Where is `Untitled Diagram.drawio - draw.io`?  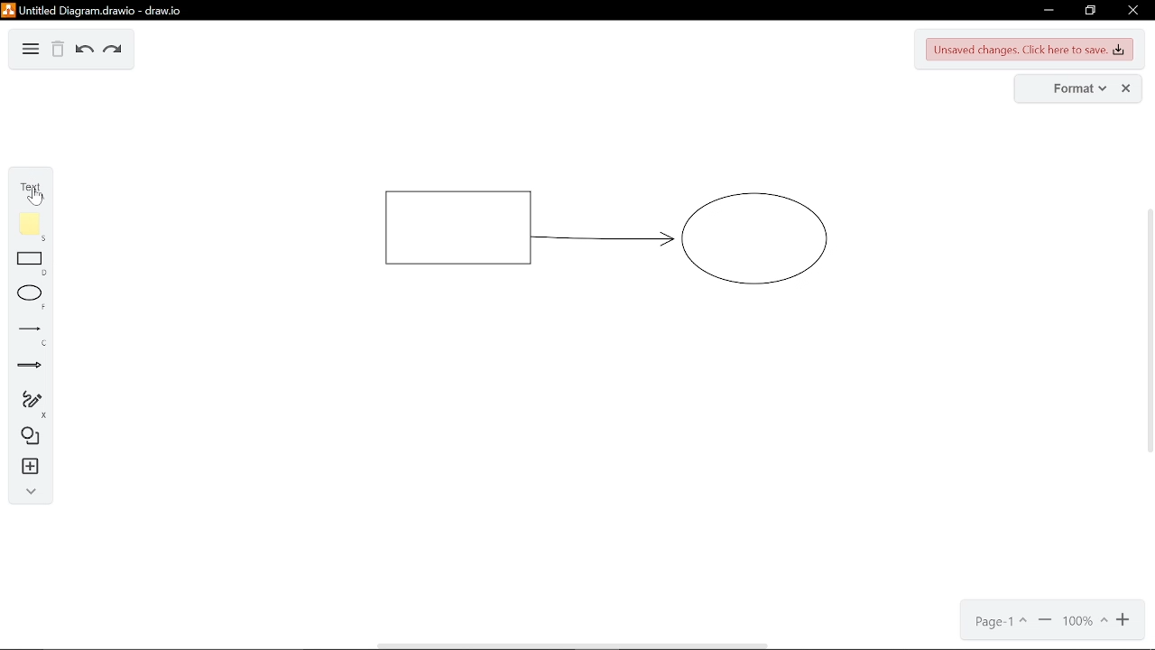
Untitled Diagram.drawio - draw.io is located at coordinates (92, 9).